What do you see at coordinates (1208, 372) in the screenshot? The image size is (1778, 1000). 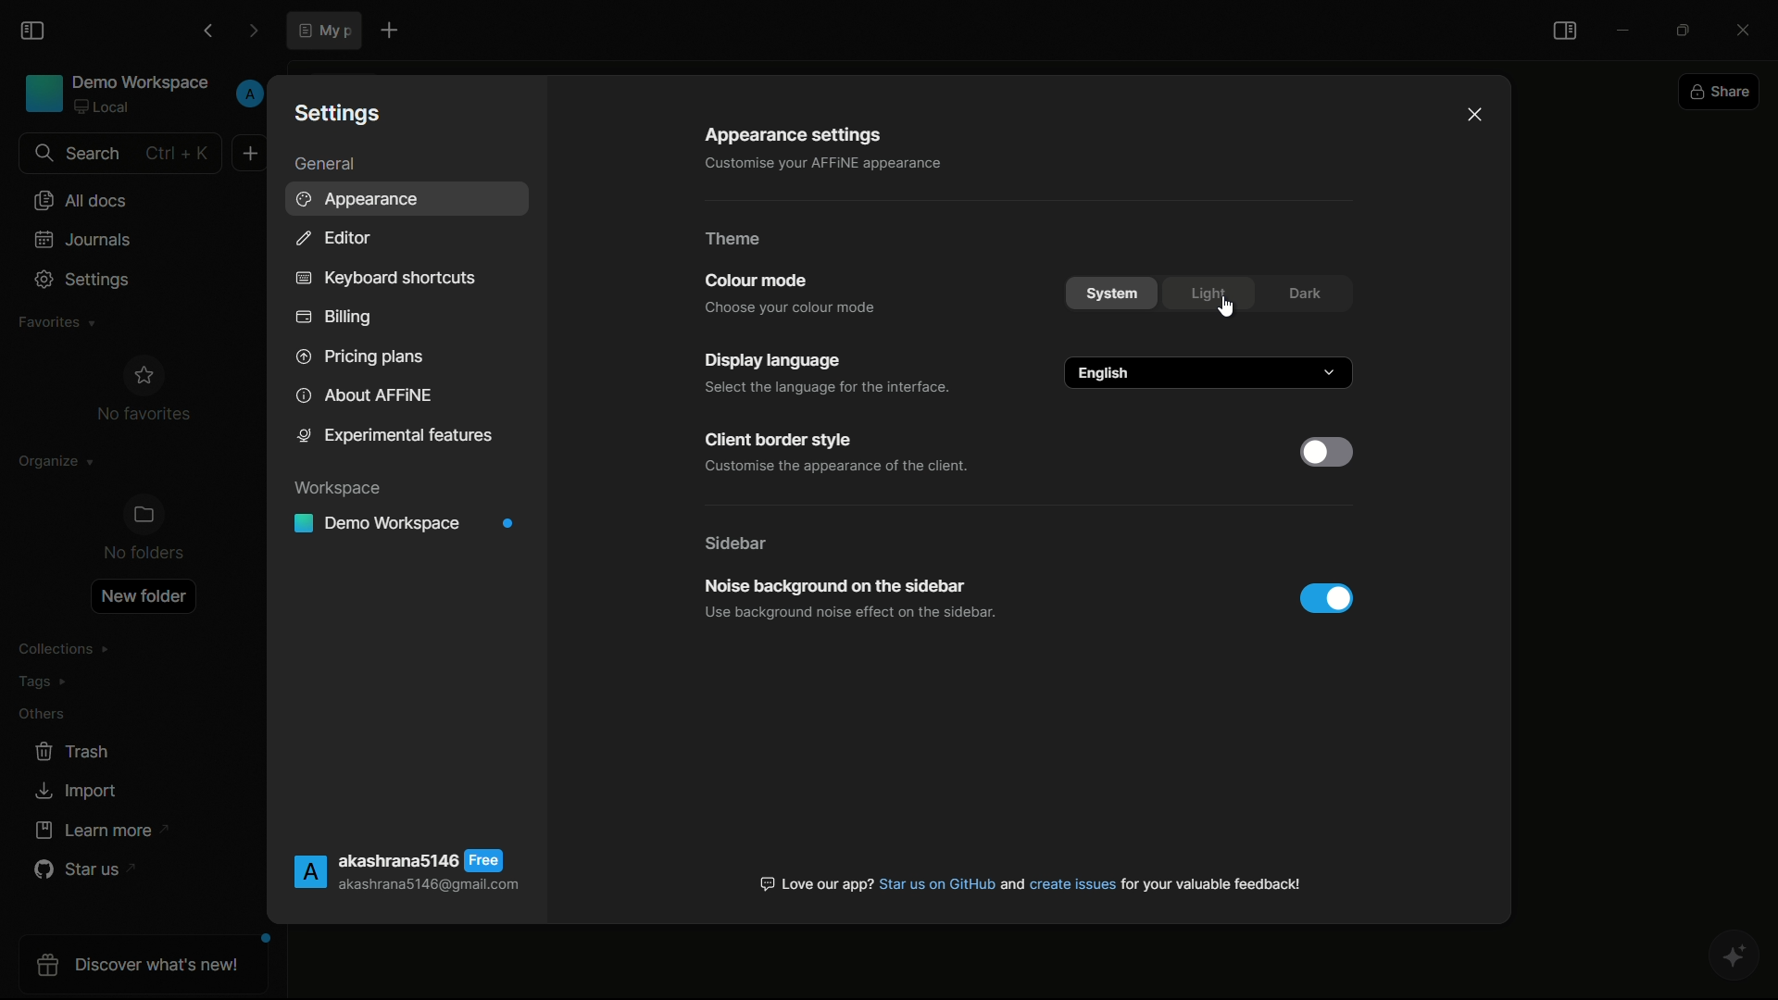 I see `change language` at bounding box center [1208, 372].